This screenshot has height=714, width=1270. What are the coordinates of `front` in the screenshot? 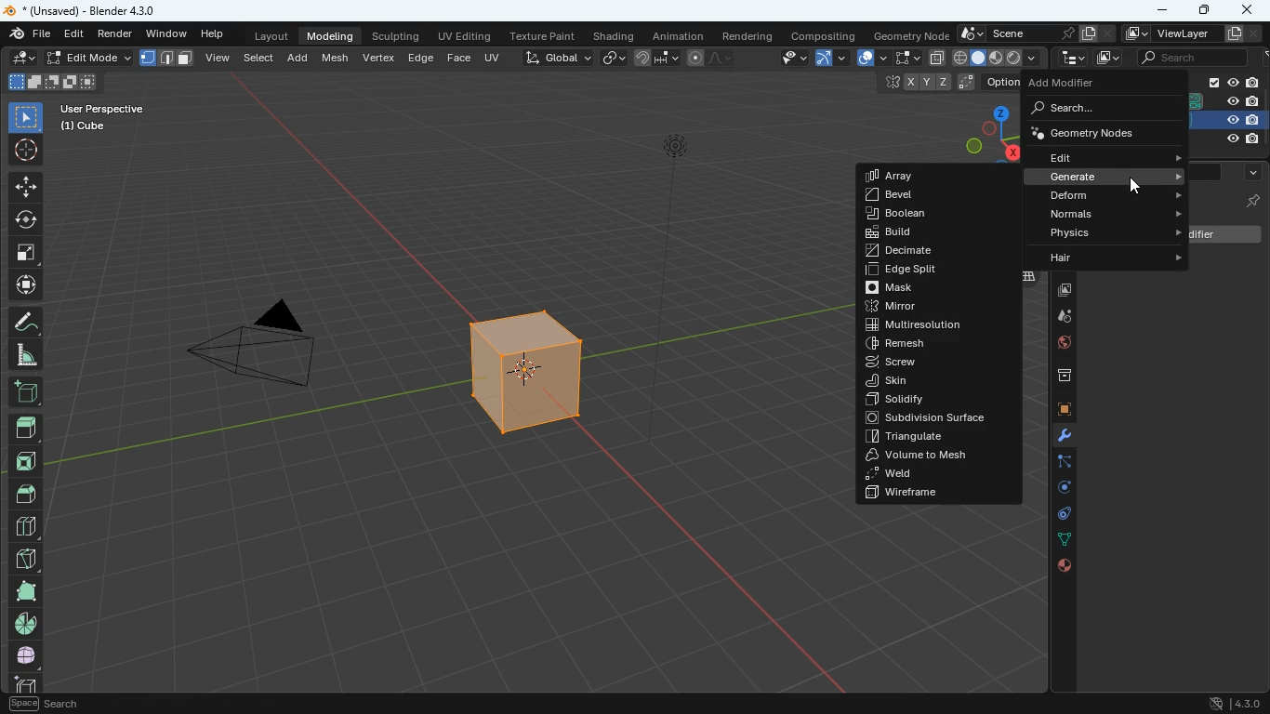 It's located at (26, 465).